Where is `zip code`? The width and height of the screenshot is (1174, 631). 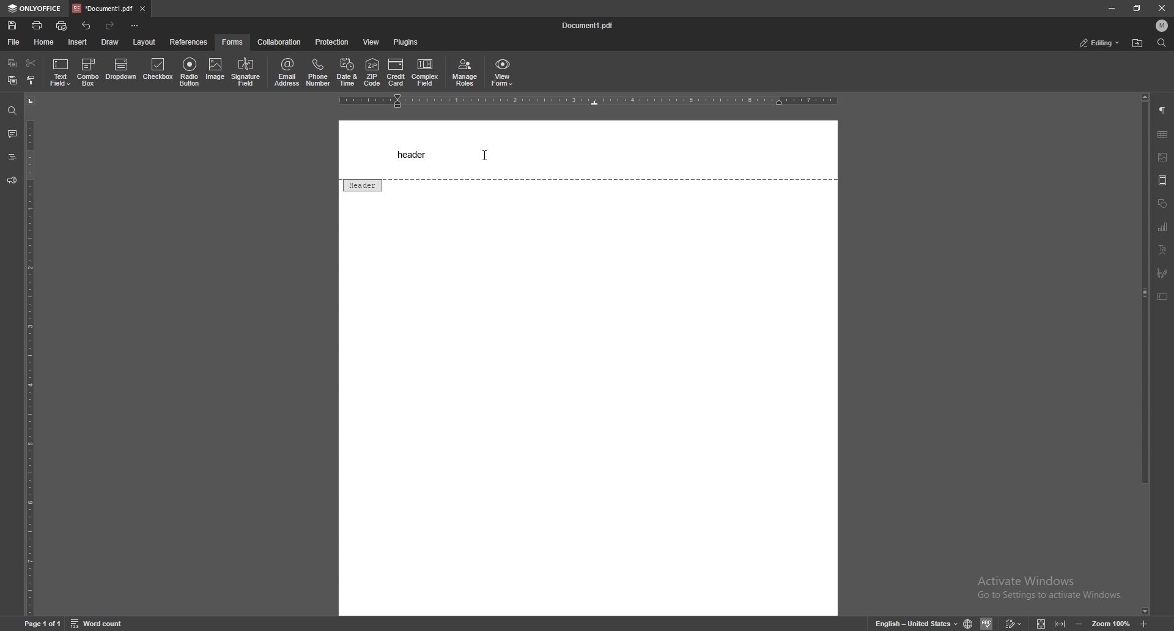
zip code is located at coordinates (372, 72).